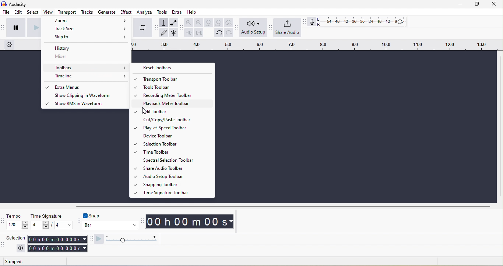 Image resolution: width=503 pixels, height=266 pixels. I want to click on zoom tool, so click(228, 22).